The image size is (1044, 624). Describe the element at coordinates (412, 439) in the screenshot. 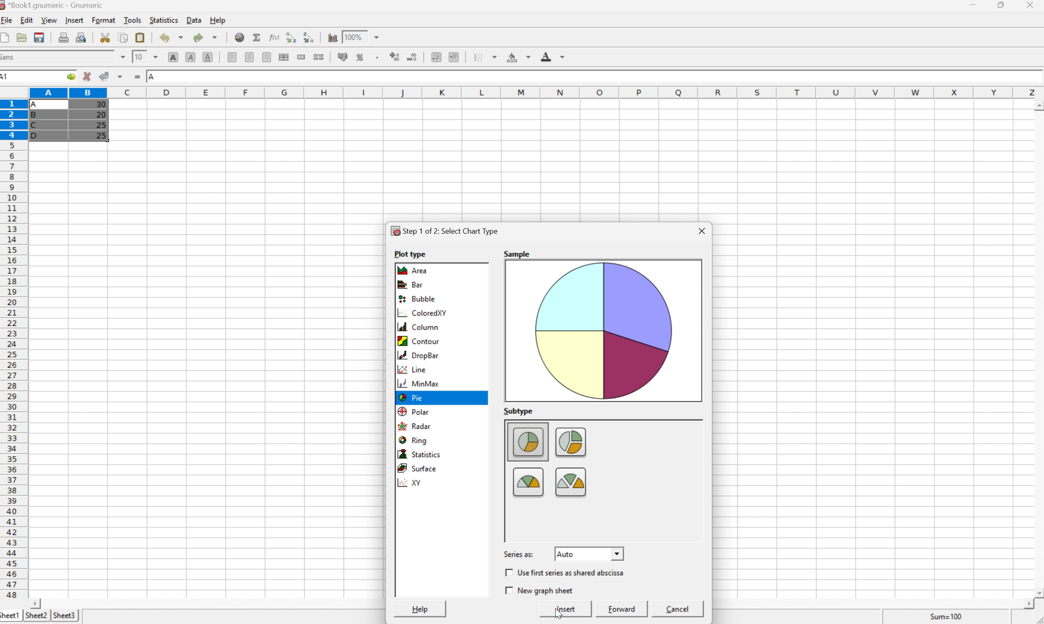

I see `Ring` at that location.